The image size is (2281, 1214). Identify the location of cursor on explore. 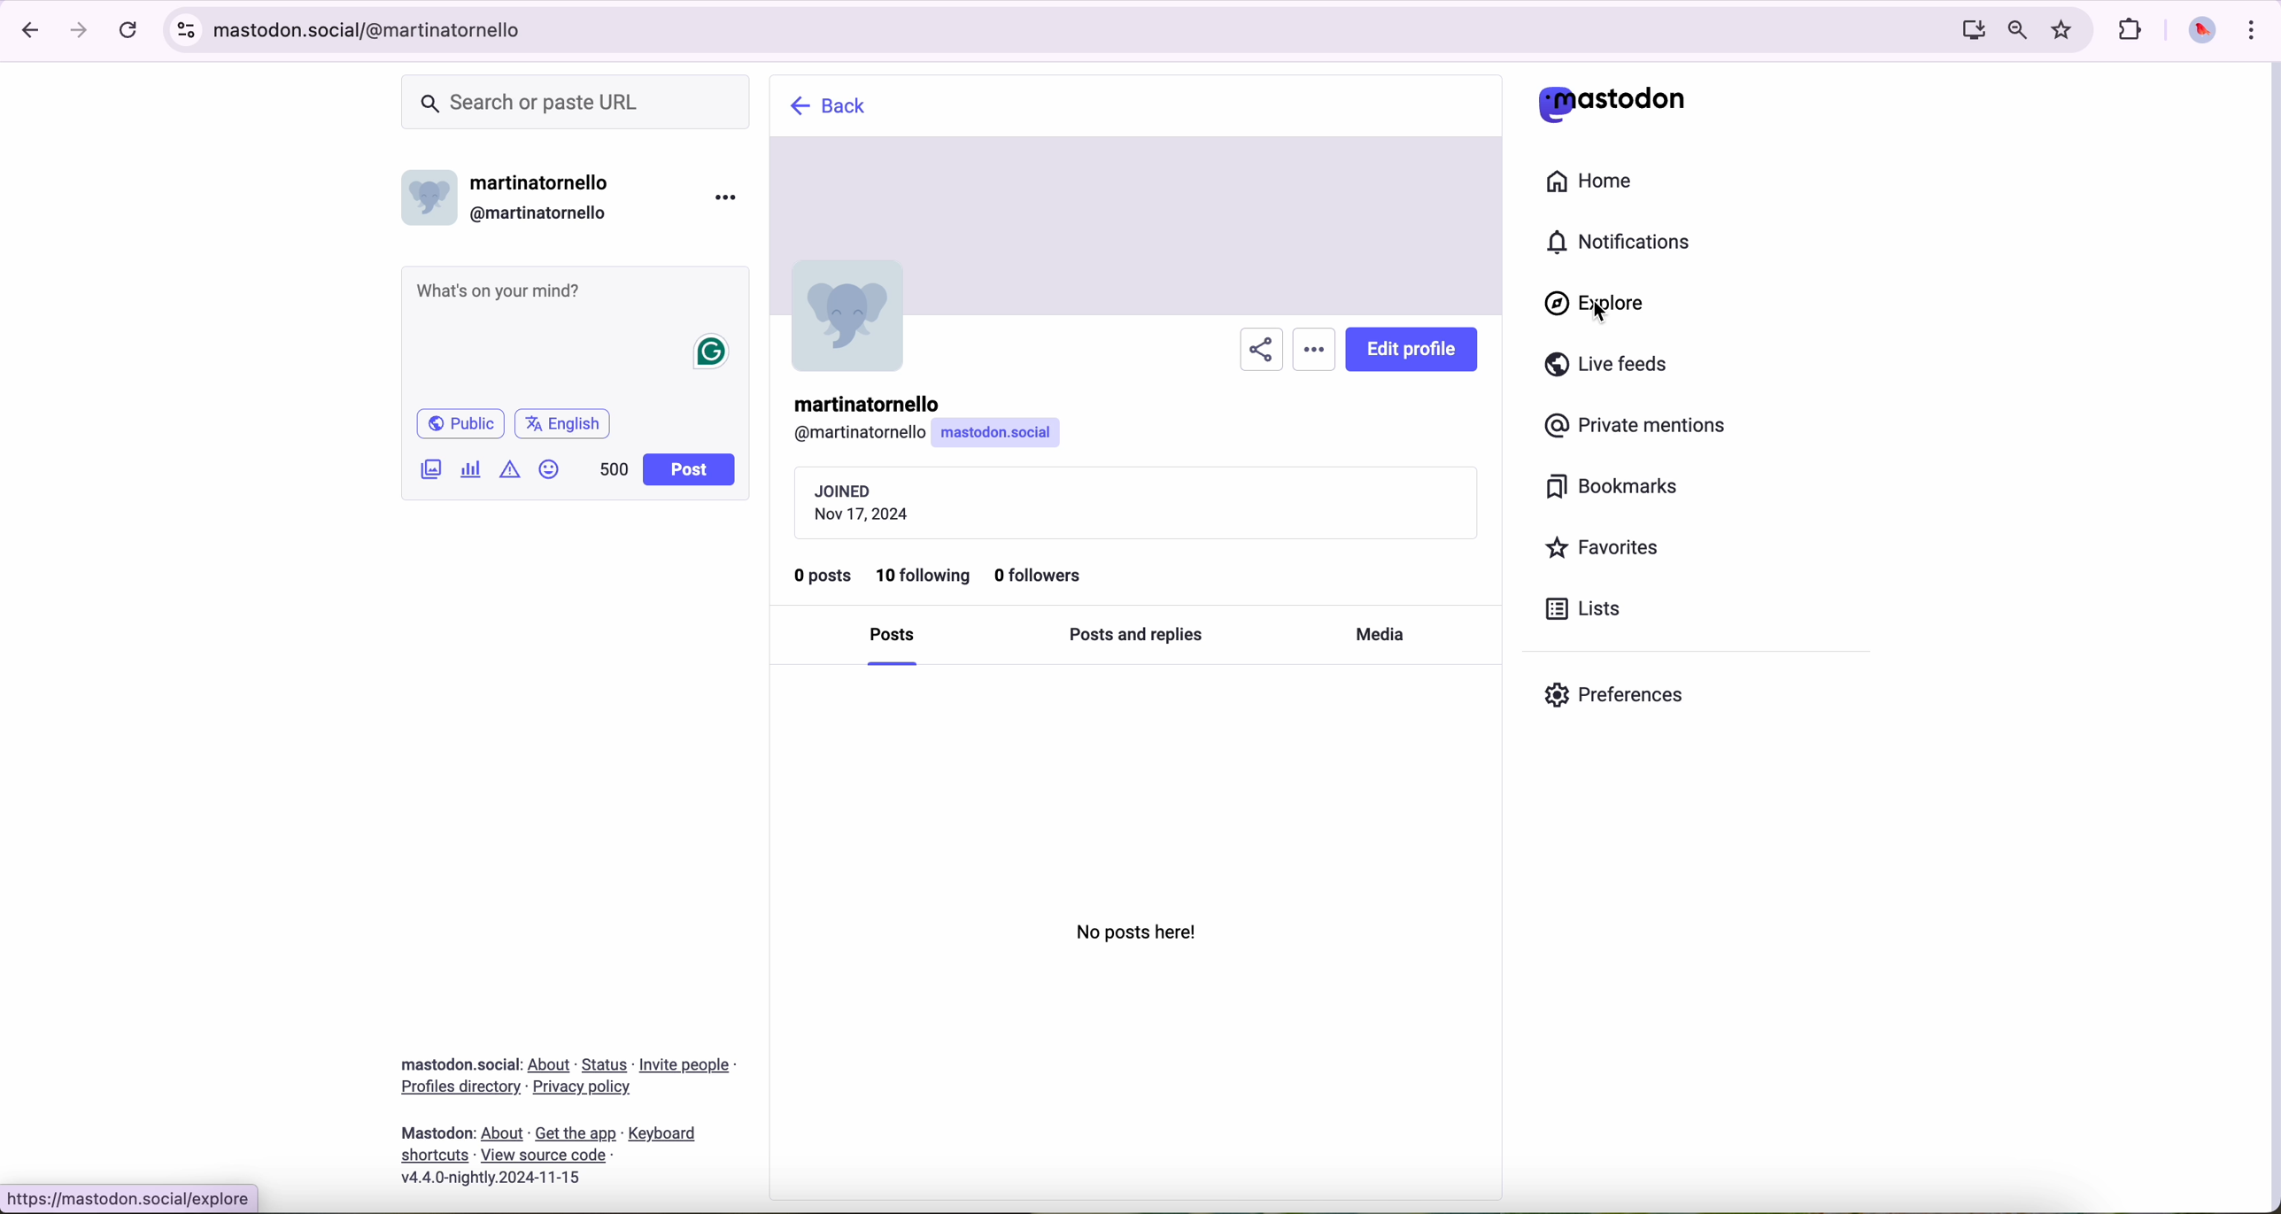
(1595, 305).